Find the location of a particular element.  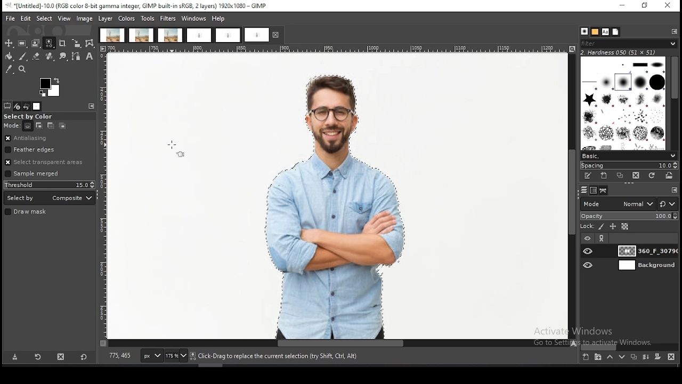

scroll bar is located at coordinates (572, 196).